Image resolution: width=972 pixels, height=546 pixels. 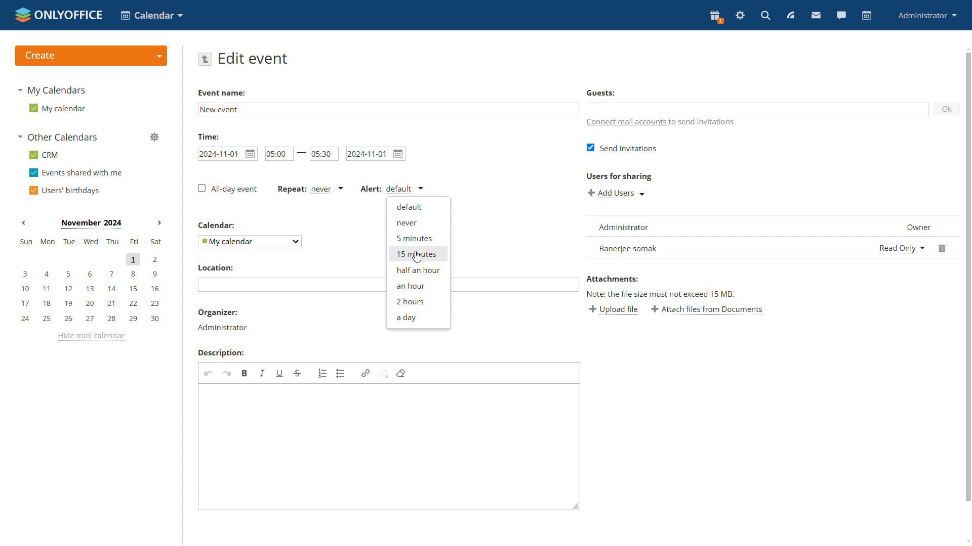 What do you see at coordinates (250, 241) in the screenshot?
I see `select calendar` at bounding box center [250, 241].